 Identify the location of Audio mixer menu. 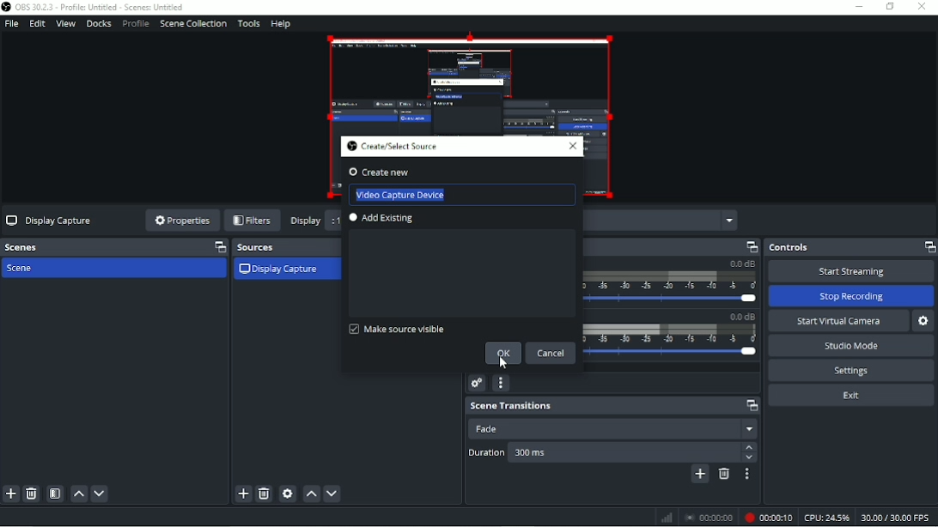
(501, 384).